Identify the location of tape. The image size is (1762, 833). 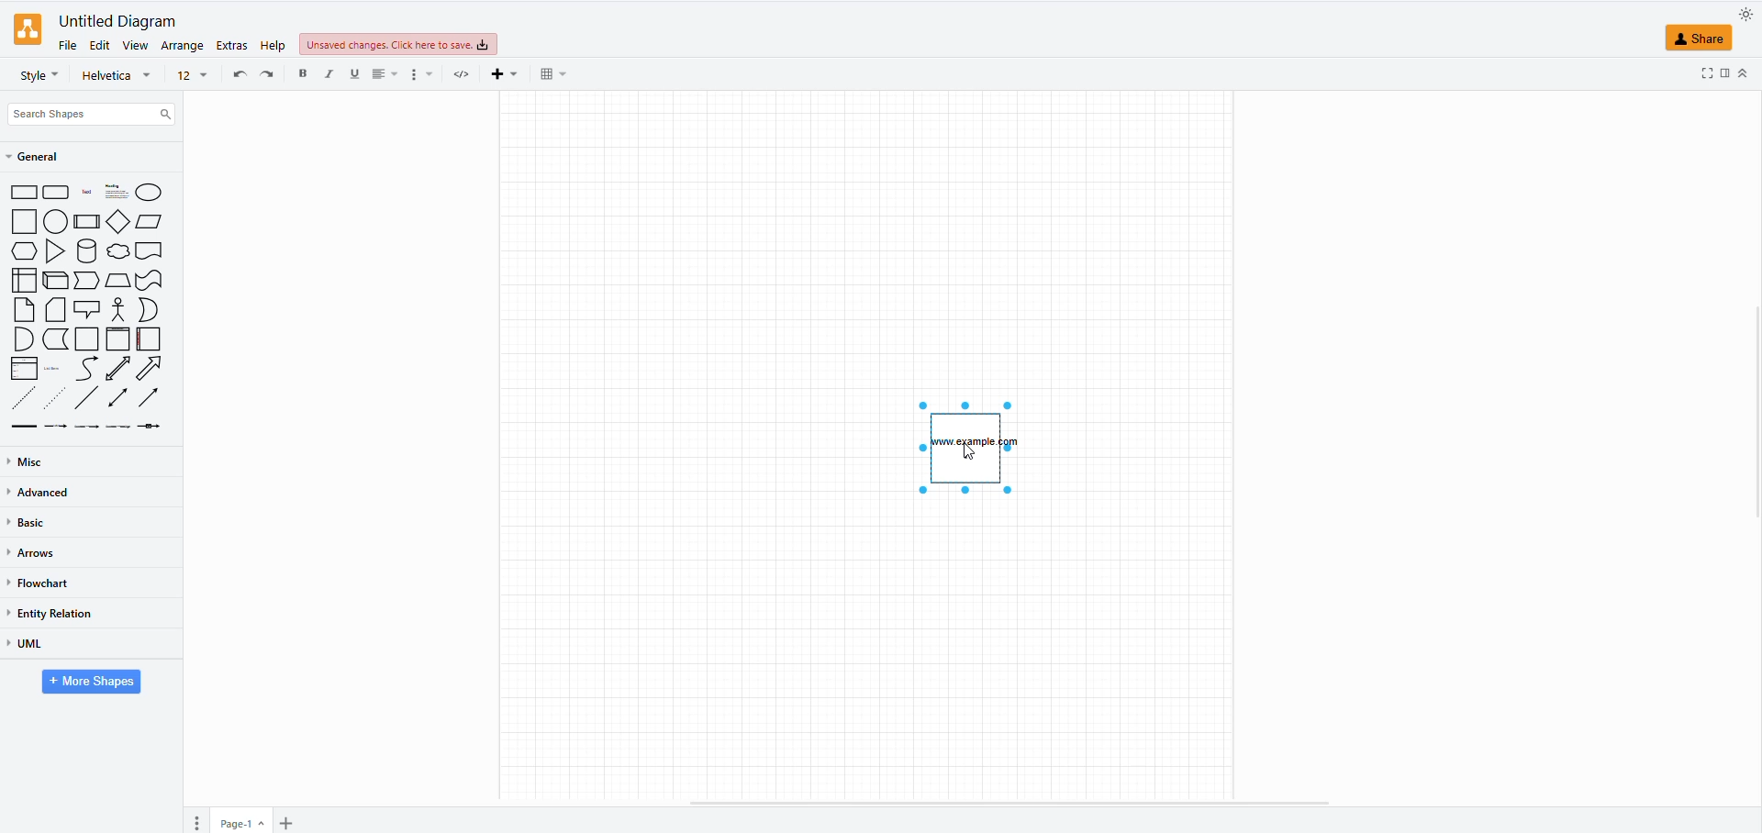
(151, 281).